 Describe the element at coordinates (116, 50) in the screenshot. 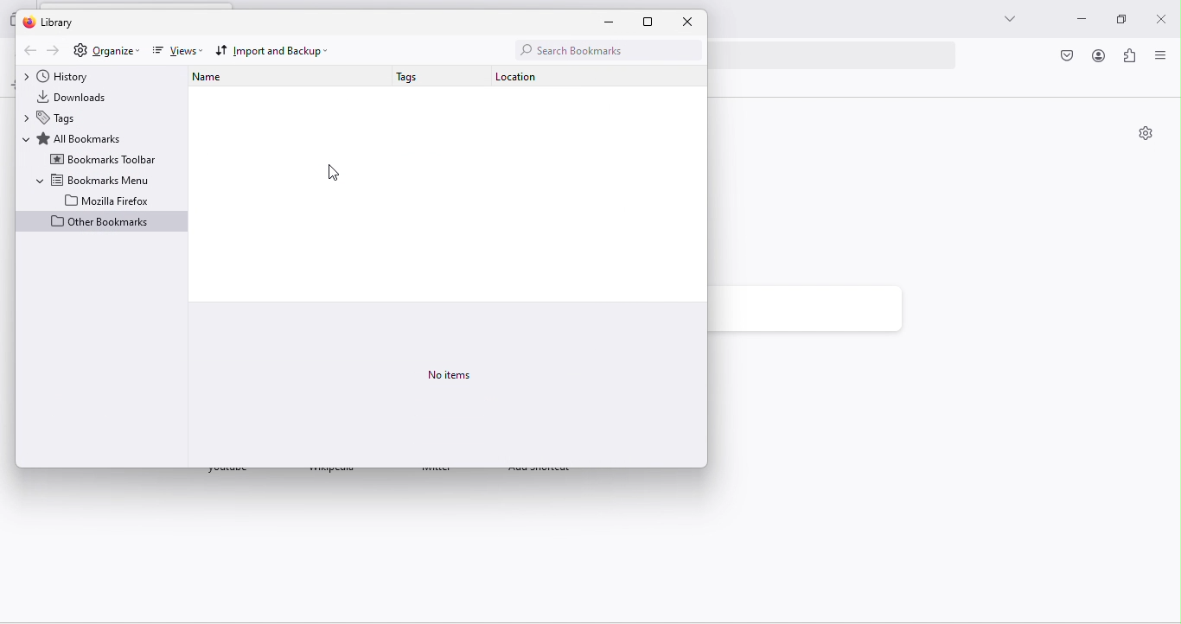

I see `organize` at that location.